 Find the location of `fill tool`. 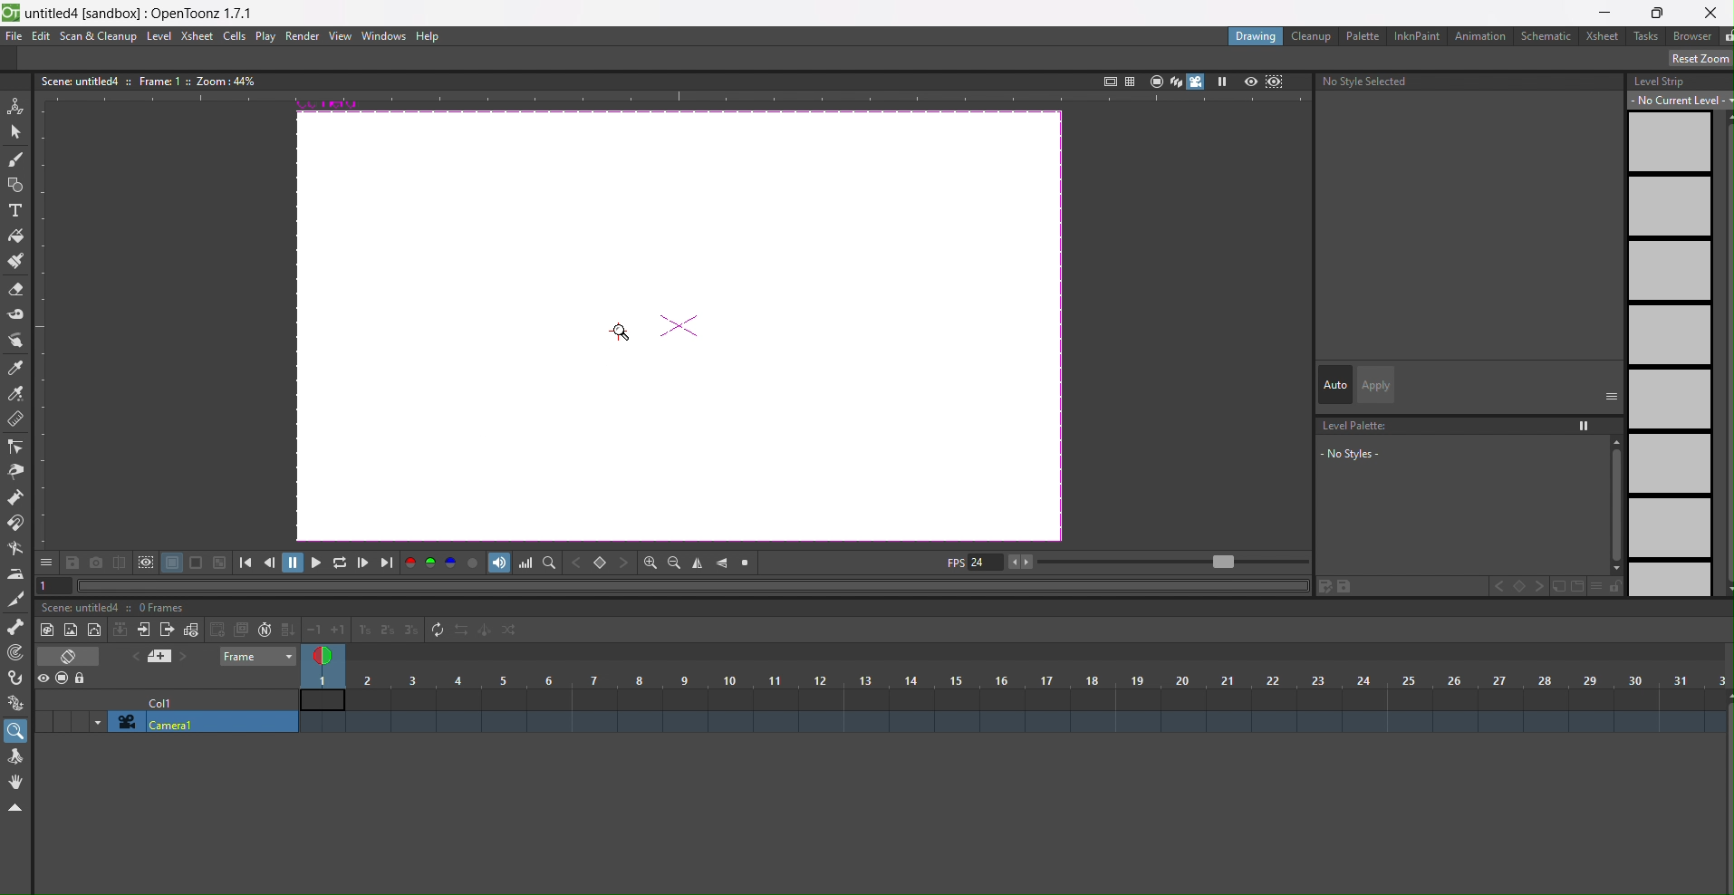

fill tool is located at coordinates (18, 233).